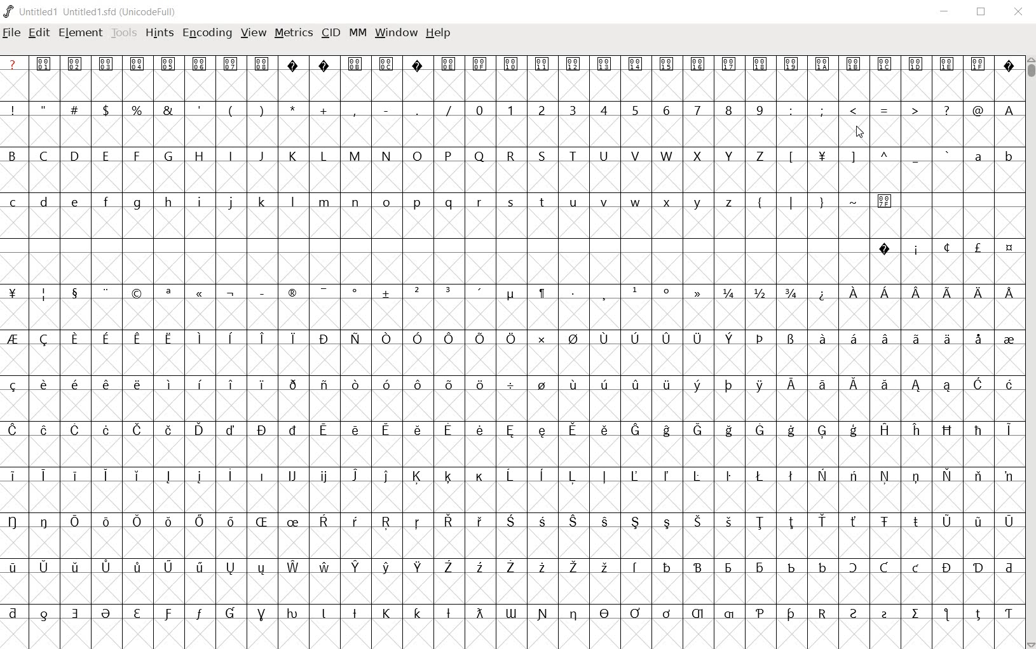 This screenshot has height=649, width=1036. I want to click on Capilal letters B - Z, so click(389, 156).